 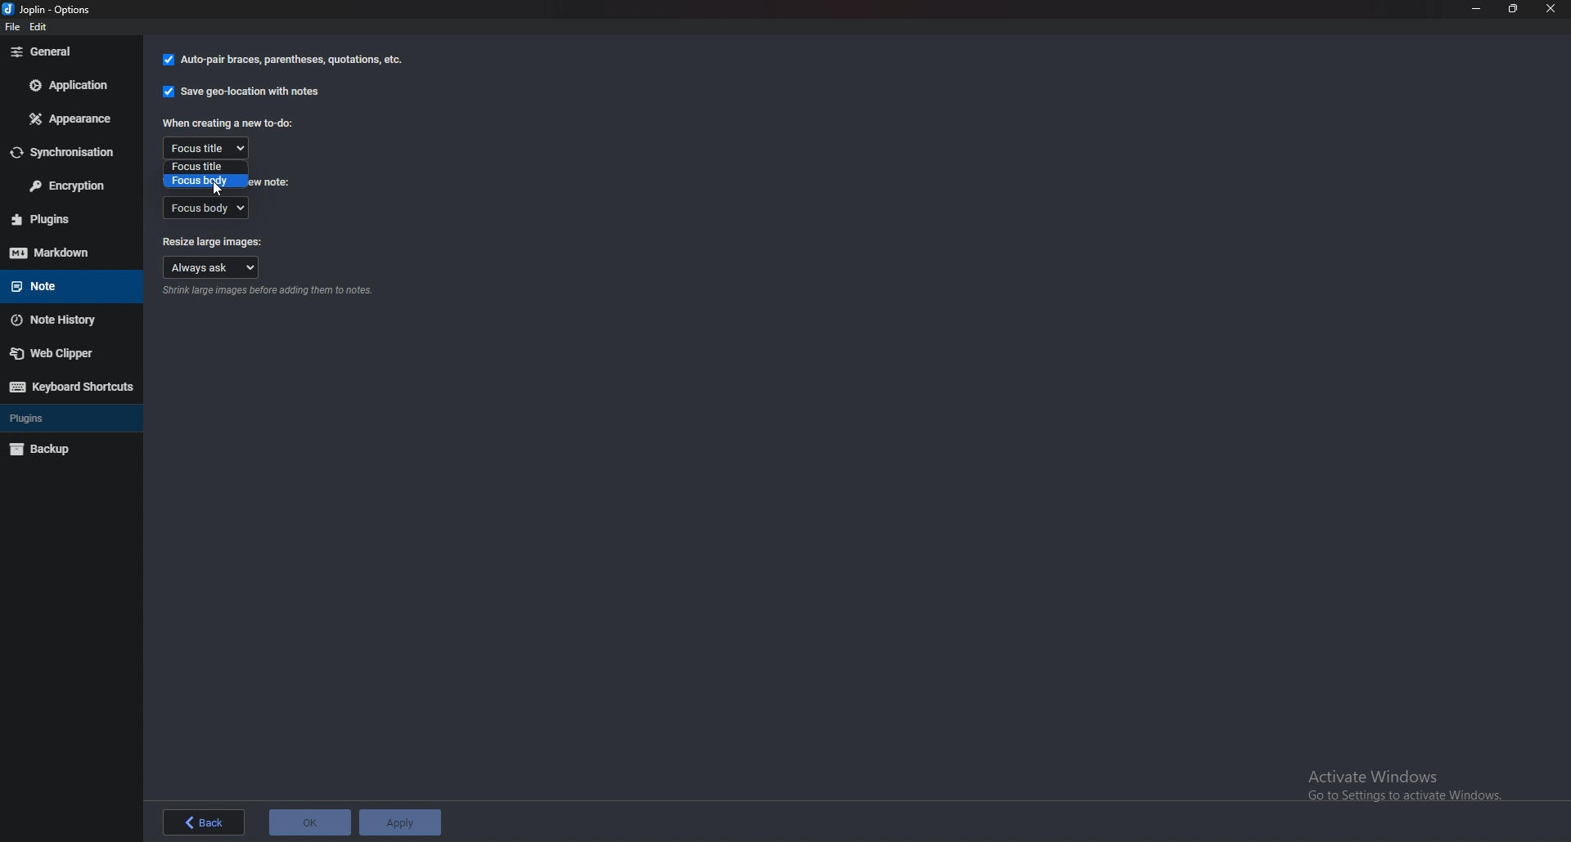 I want to click on Note history, so click(x=69, y=320).